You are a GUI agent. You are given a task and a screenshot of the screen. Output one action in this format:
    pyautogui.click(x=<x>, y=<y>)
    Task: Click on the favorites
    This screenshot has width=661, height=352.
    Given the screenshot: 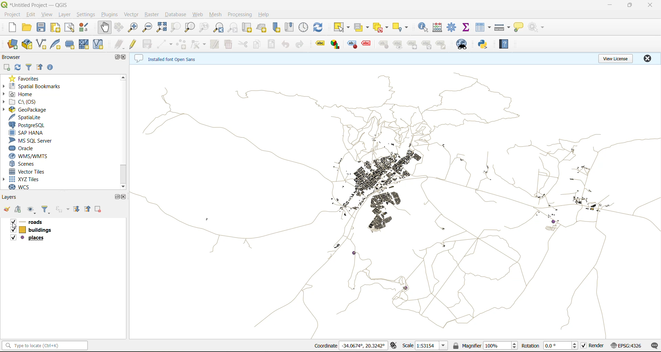 What is the action you would take?
    pyautogui.click(x=27, y=79)
    